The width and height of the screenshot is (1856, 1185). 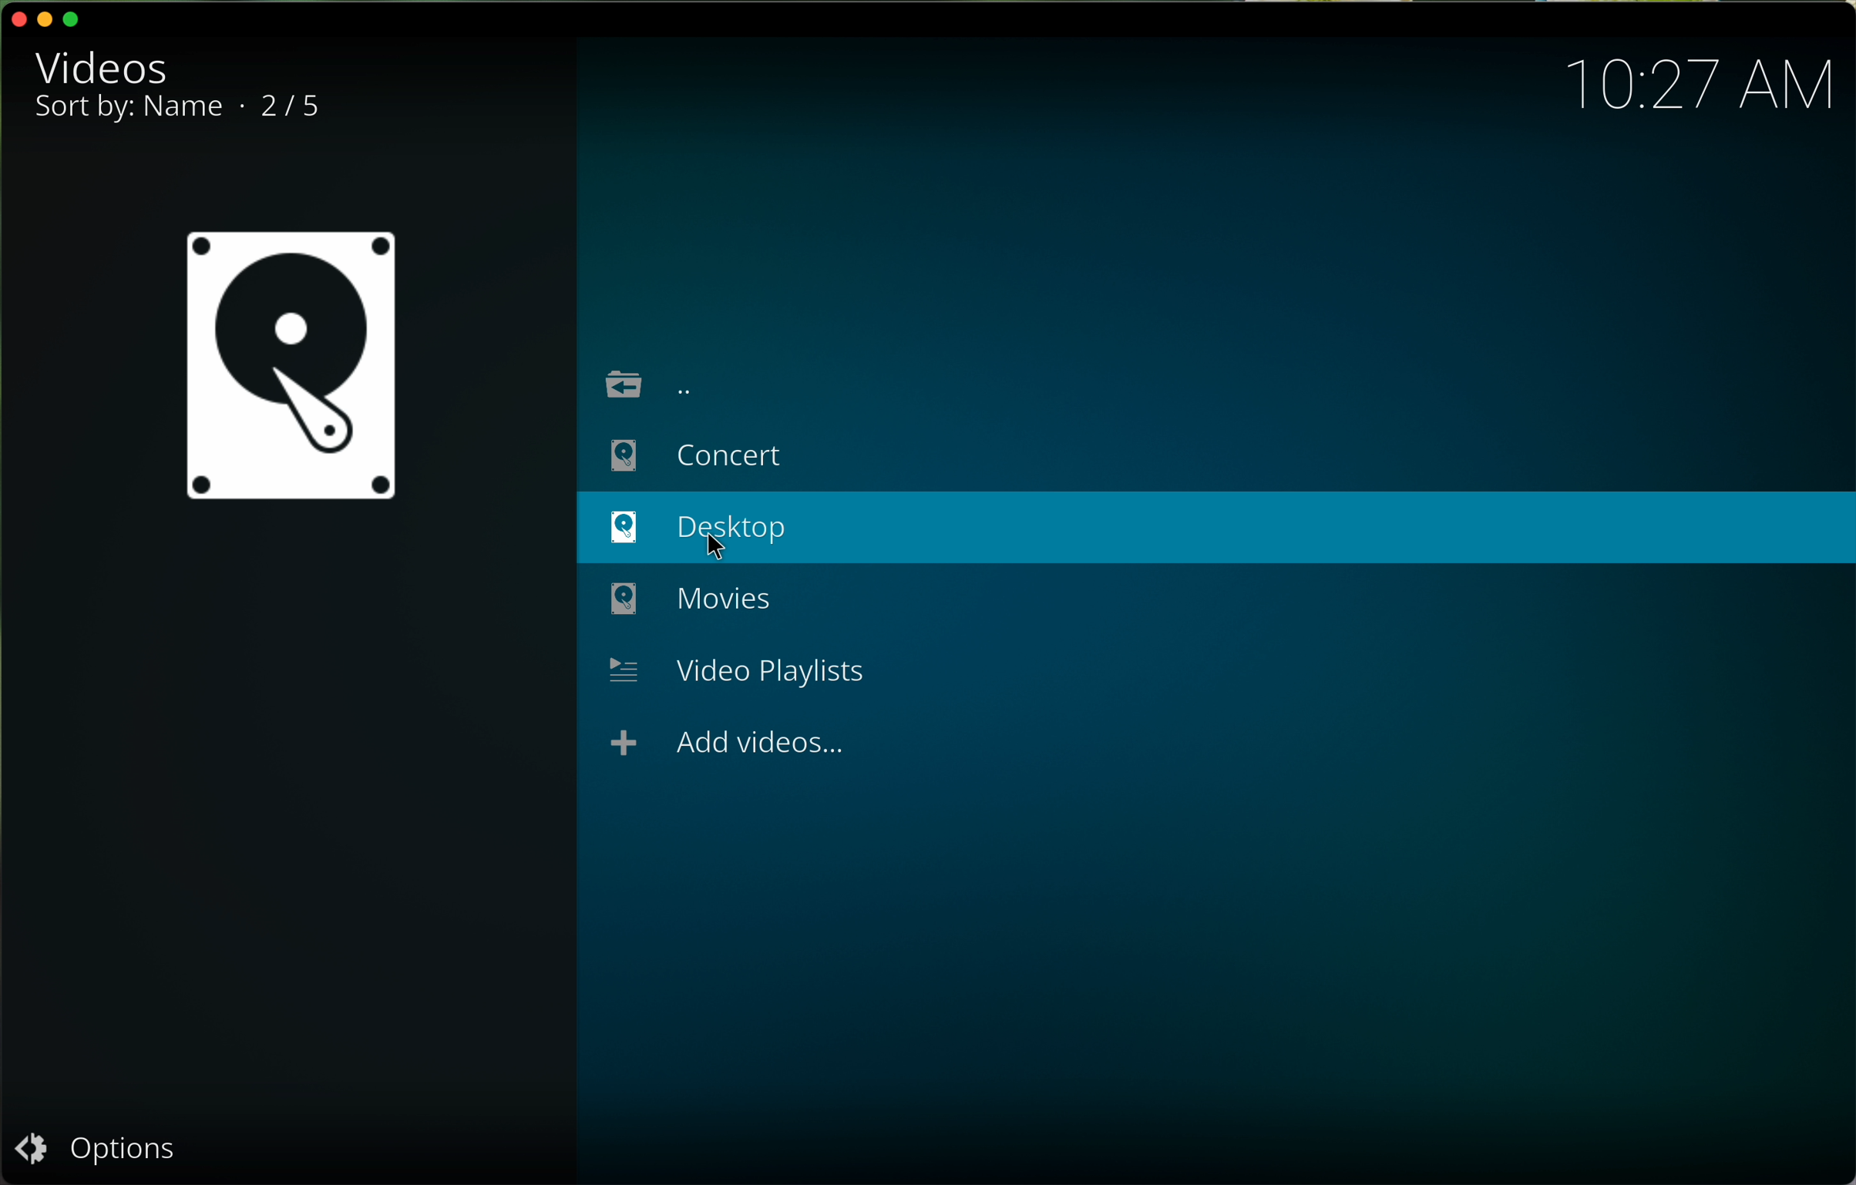 What do you see at coordinates (1215, 527) in the screenshot?
I see `click on desktop option` at bounding box center [1215, 527].